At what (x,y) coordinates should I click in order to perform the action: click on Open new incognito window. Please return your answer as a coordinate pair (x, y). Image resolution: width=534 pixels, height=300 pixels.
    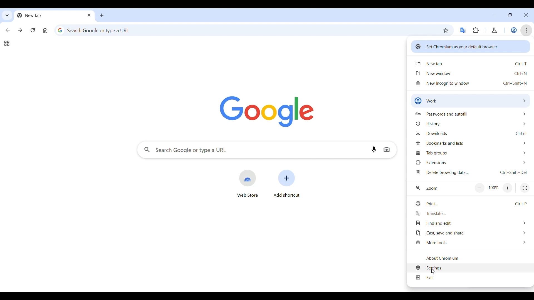
    Looking at the image, I should click on (471, 83).